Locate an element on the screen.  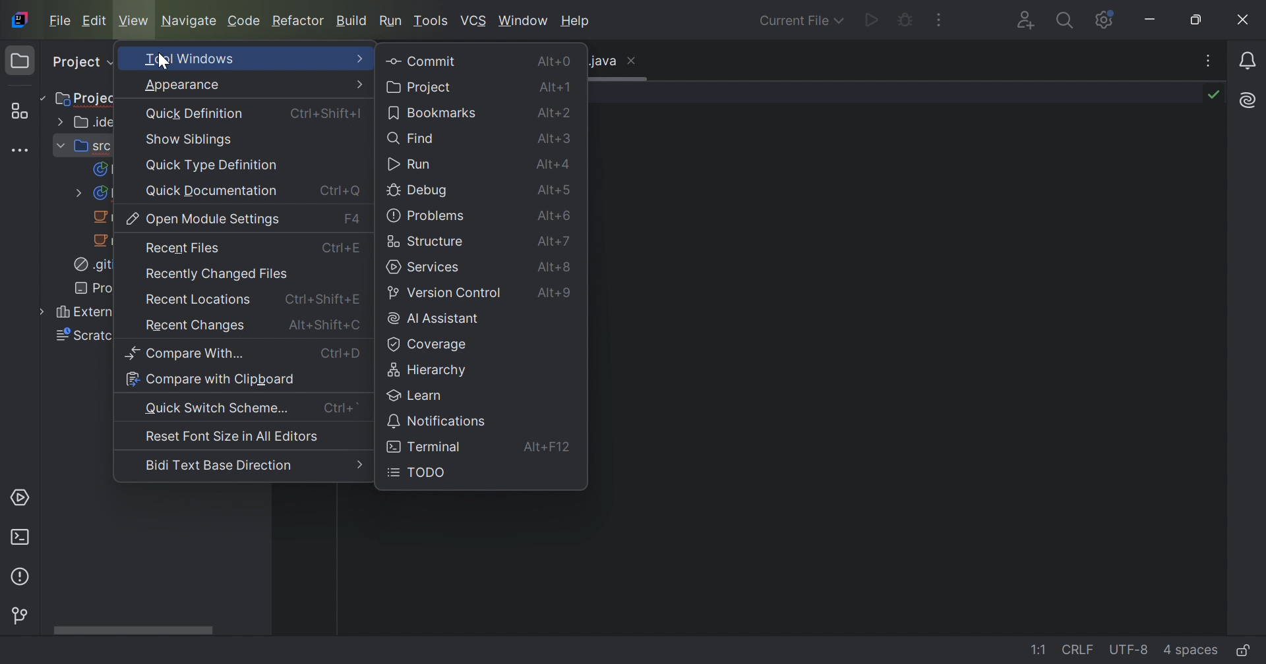
UTF-8 is located at coordinates (1131, 650).